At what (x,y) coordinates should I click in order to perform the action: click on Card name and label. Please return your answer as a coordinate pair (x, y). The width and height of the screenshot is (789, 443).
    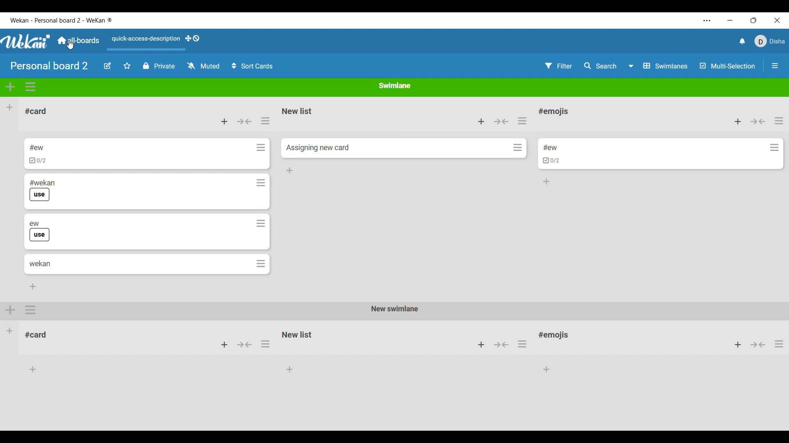
    Looking at the image, I should click on (40, 231).